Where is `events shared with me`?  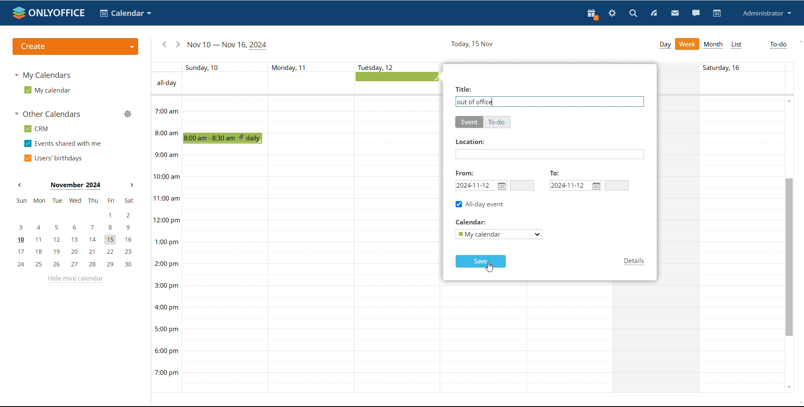
events shared with me is located at coordinates (62, 144).